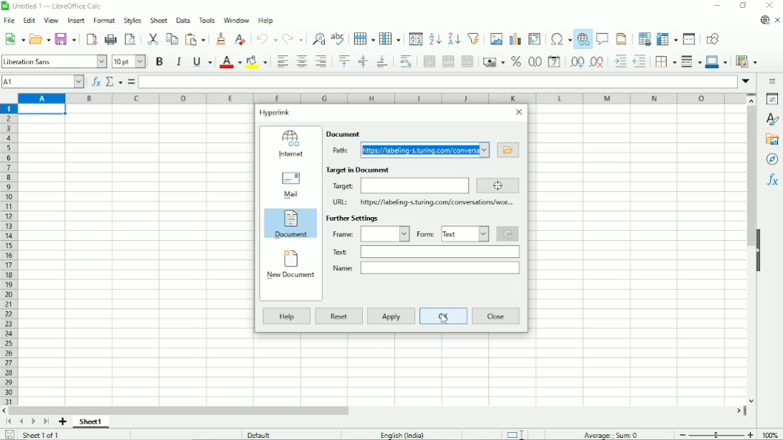 This screenshot has height=440, width=783. I want to click on Apply, so click(391, 316).